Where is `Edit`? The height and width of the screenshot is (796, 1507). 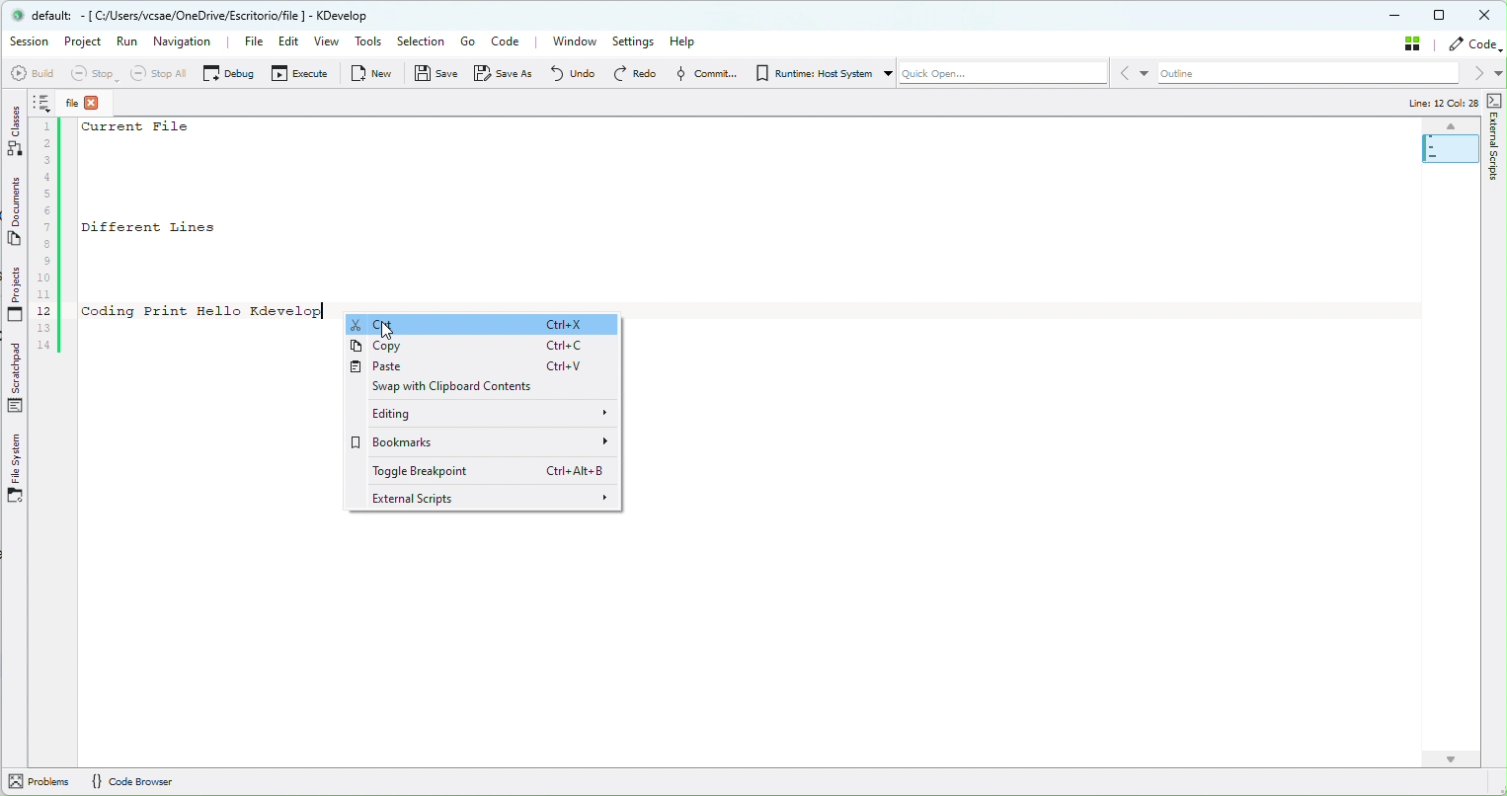
Edit is located at coordinates (288, 43).